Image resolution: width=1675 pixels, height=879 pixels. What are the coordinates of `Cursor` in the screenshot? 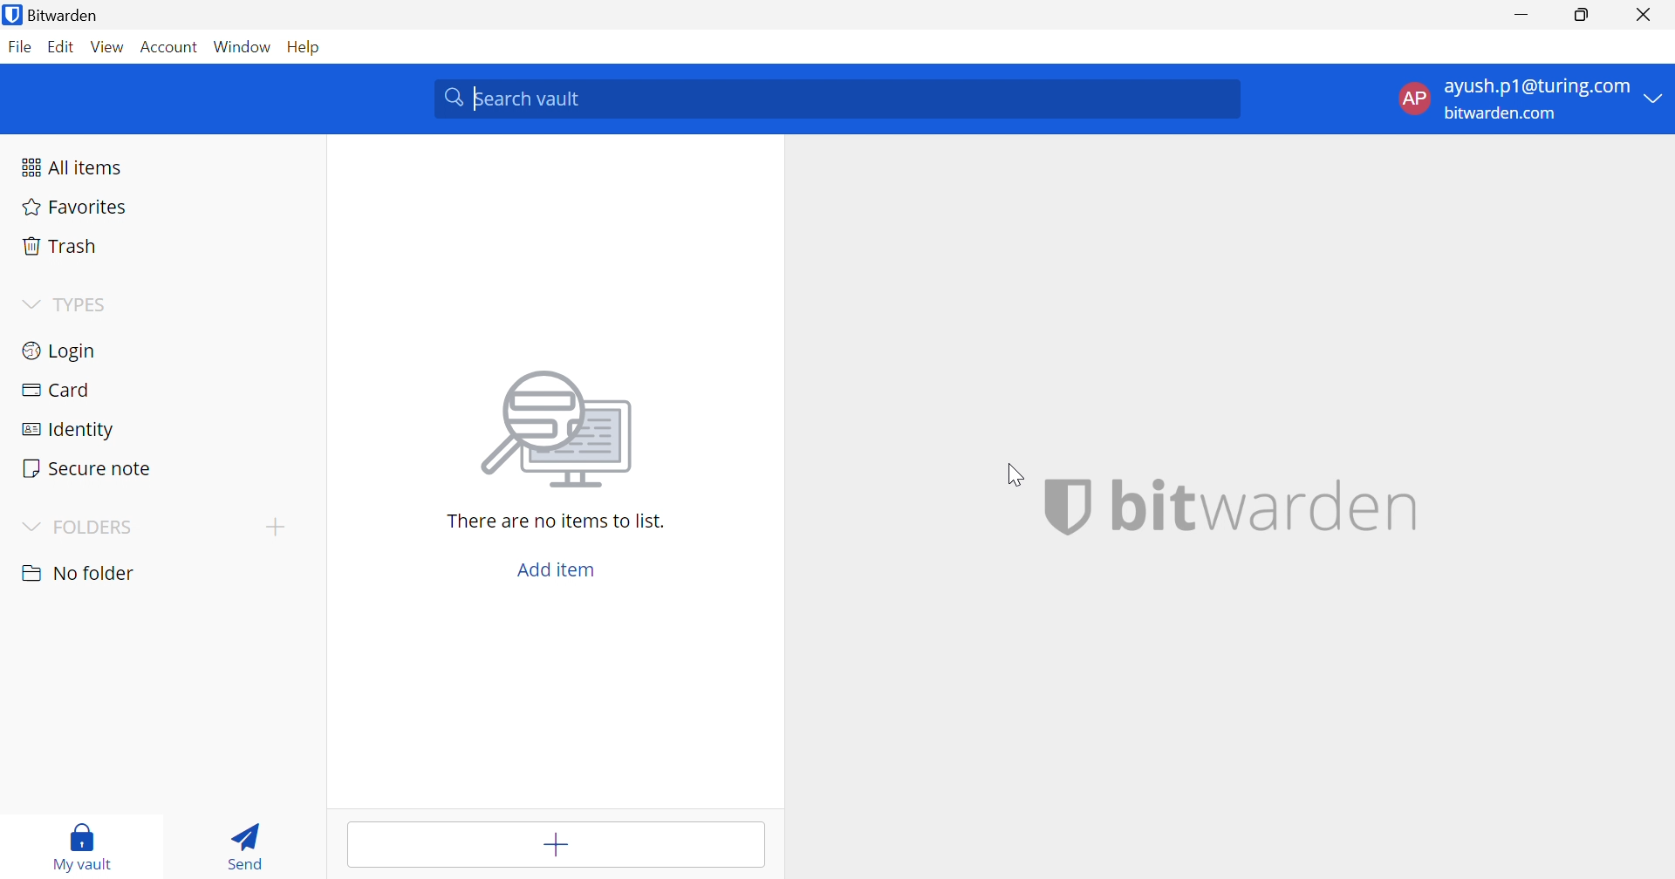 It's located at (1017, 474).